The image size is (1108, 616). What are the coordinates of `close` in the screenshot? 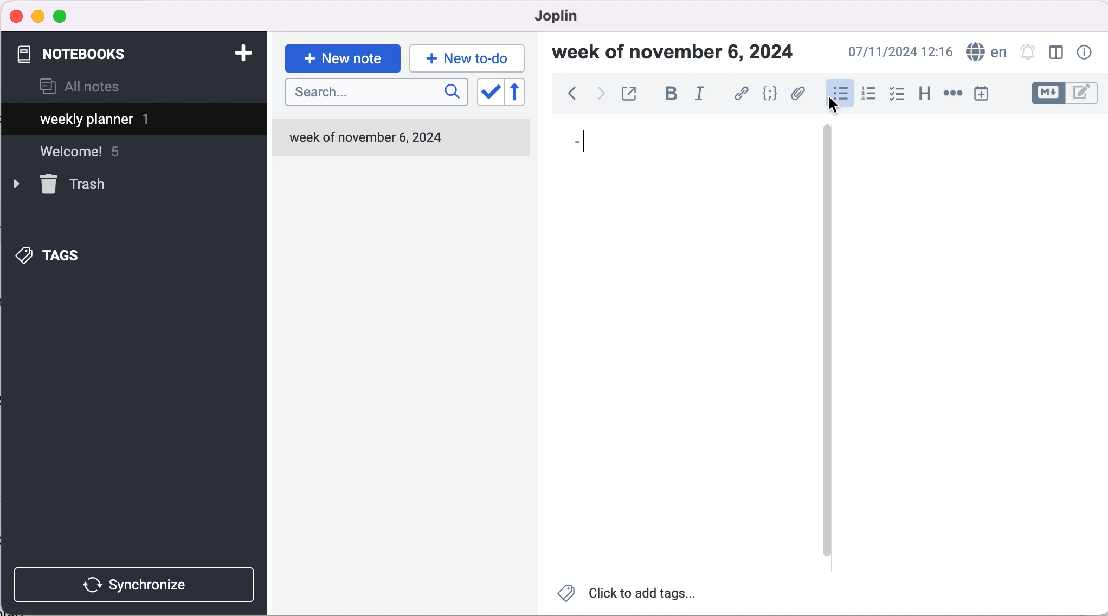 It's located at (17, 16).